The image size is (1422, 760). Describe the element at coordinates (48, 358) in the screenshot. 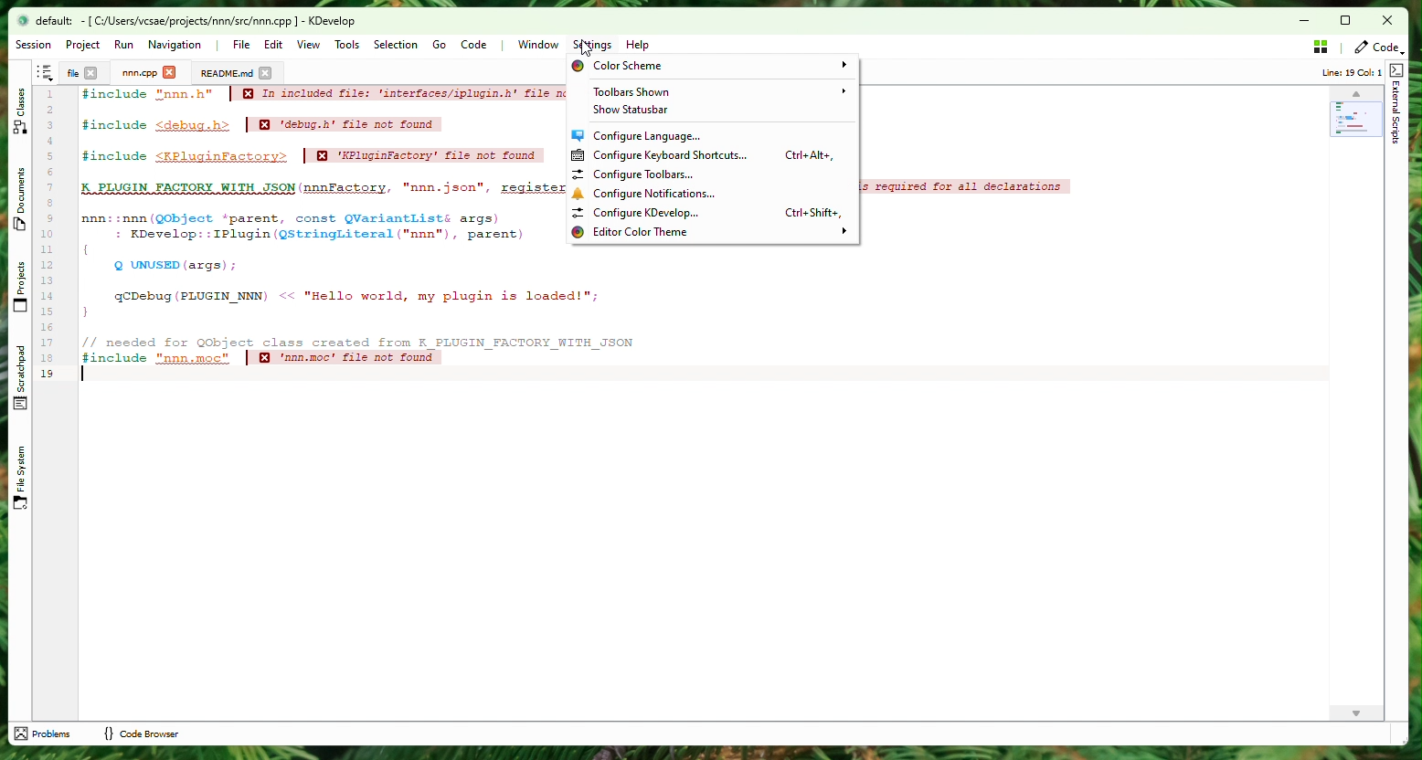

I see `18` at that location.